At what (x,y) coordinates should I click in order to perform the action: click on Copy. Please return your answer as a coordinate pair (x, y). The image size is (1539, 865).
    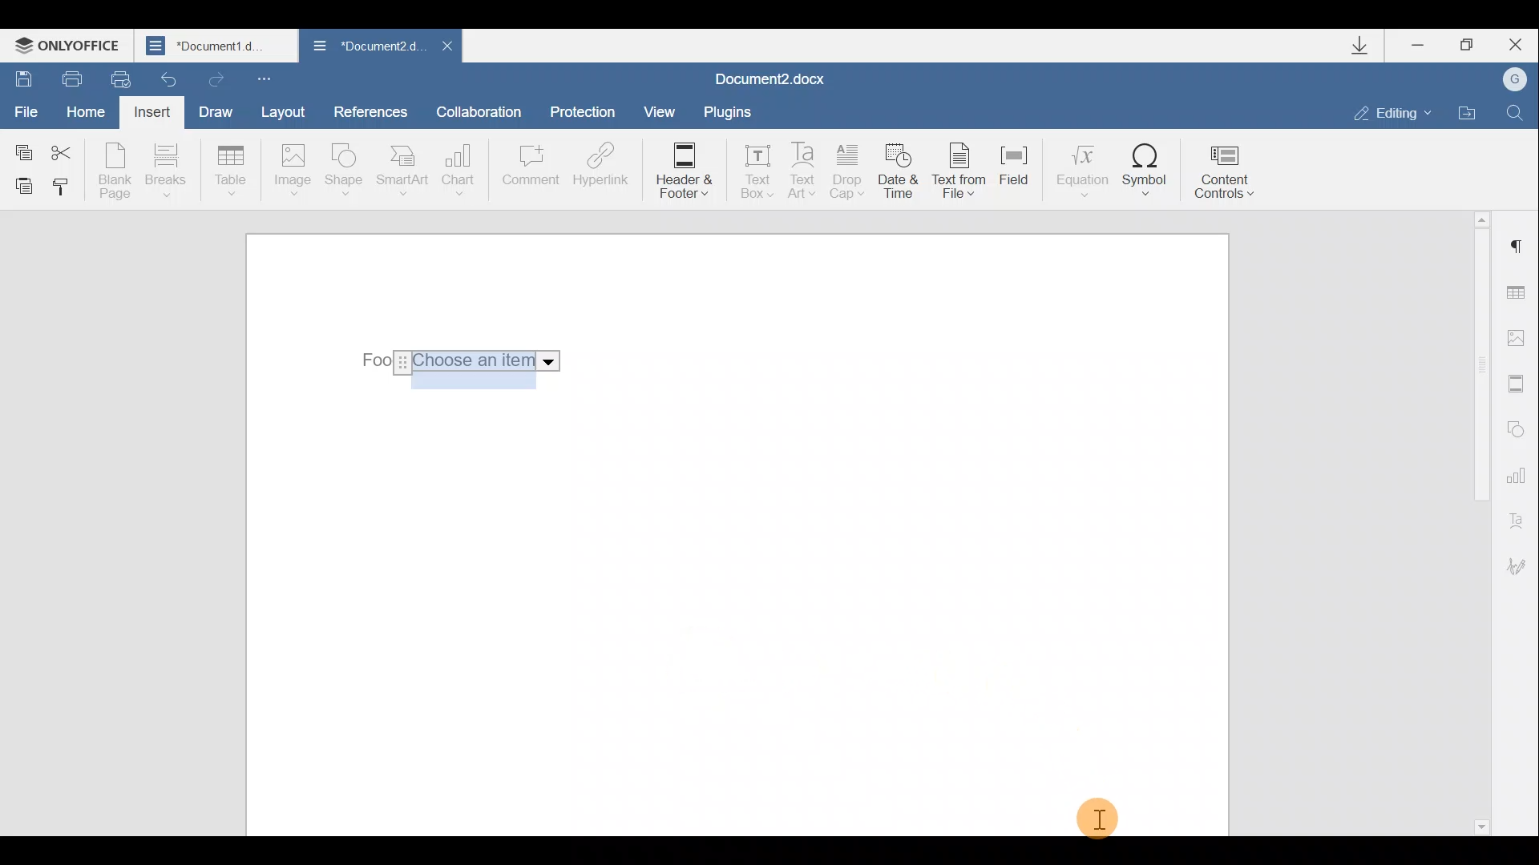
    Looking at the image, I should click on (22, 149).